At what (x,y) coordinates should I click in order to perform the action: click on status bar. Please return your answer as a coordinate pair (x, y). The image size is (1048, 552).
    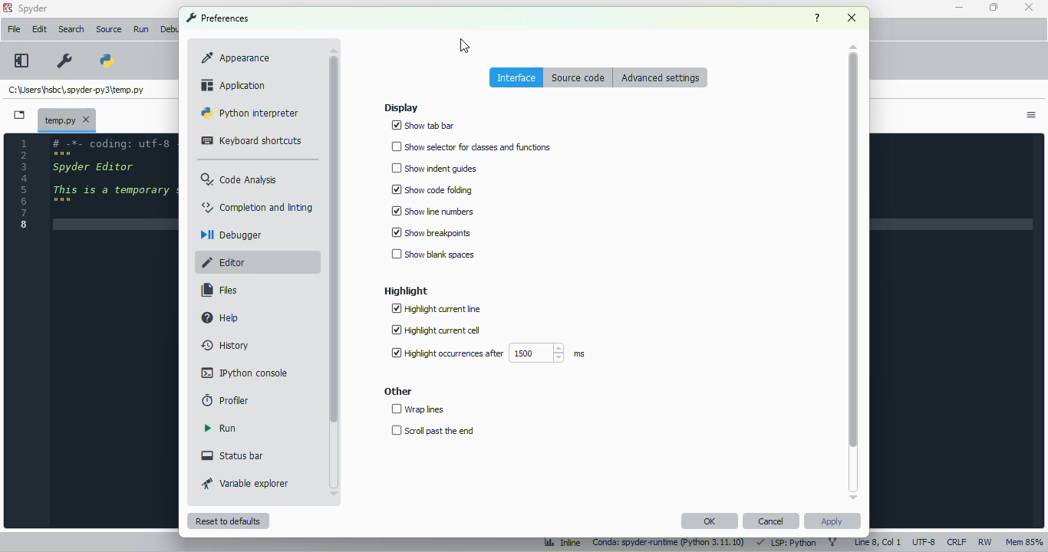
    Looking at the image, I should click on (235, 455).